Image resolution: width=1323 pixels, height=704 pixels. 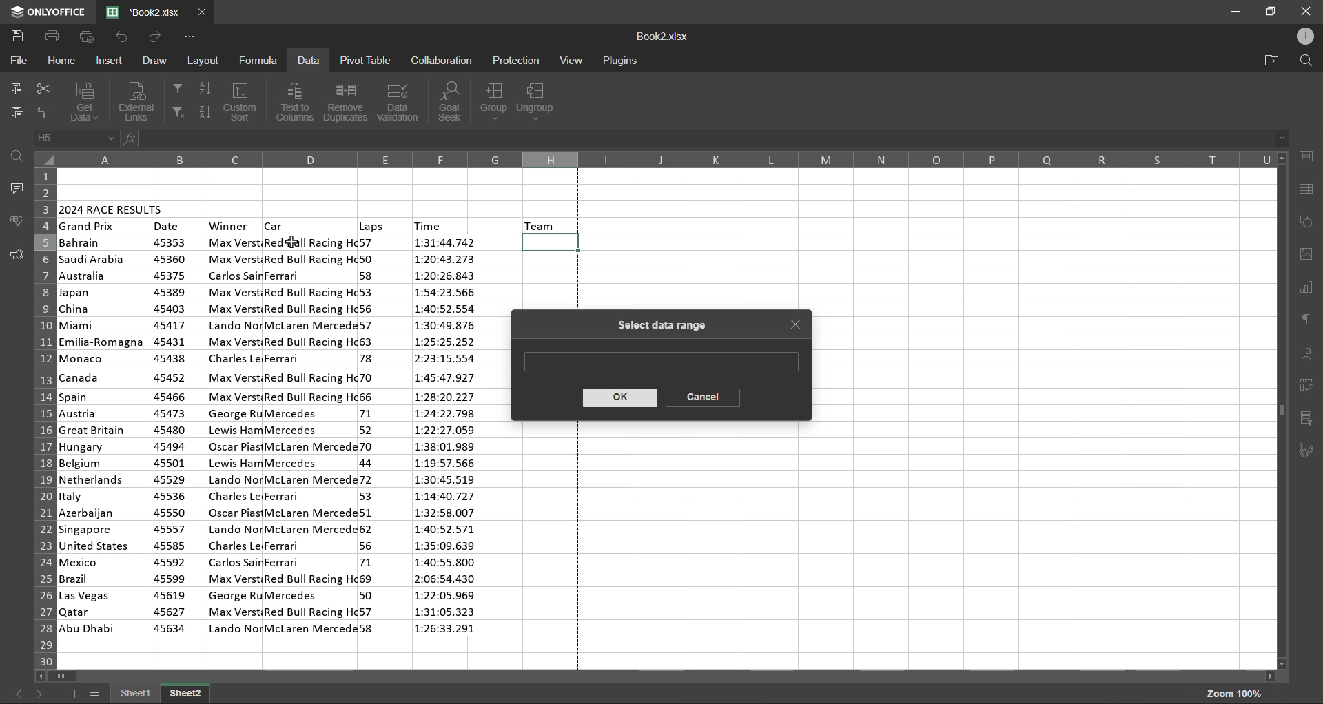 What do you see at coordinates (343, 102) in the screenshot?
I see `remove duplicates` at bounding box center [343, 102].